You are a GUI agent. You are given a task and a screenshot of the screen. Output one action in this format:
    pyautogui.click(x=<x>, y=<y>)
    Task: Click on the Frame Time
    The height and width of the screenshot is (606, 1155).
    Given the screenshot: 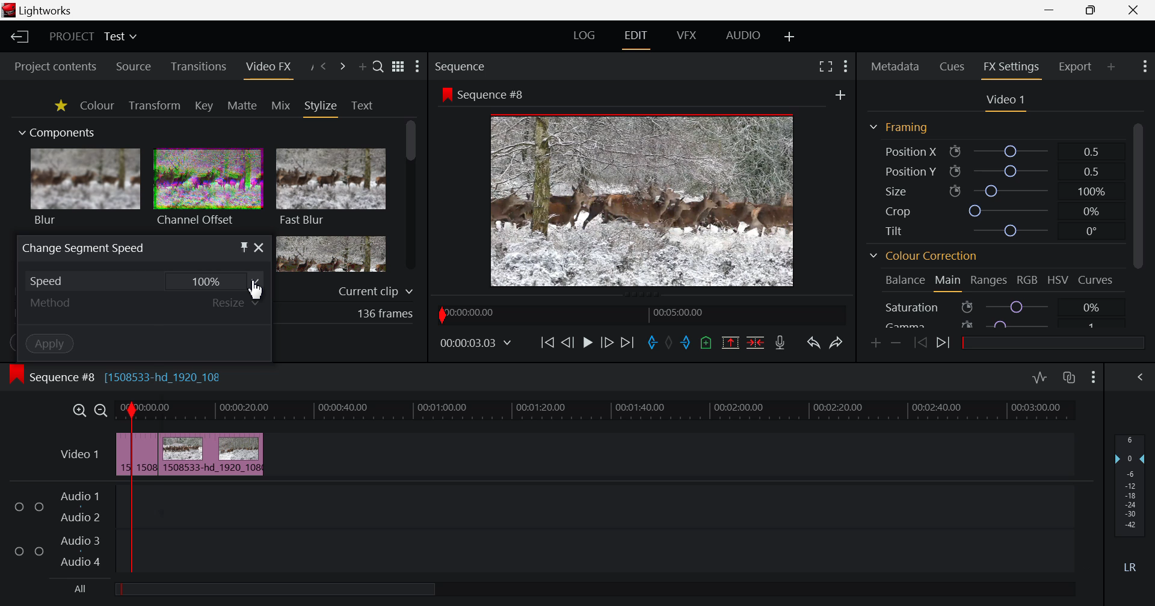 What is the action you would take?
    pyautogui.click(x=476, y=343)
    